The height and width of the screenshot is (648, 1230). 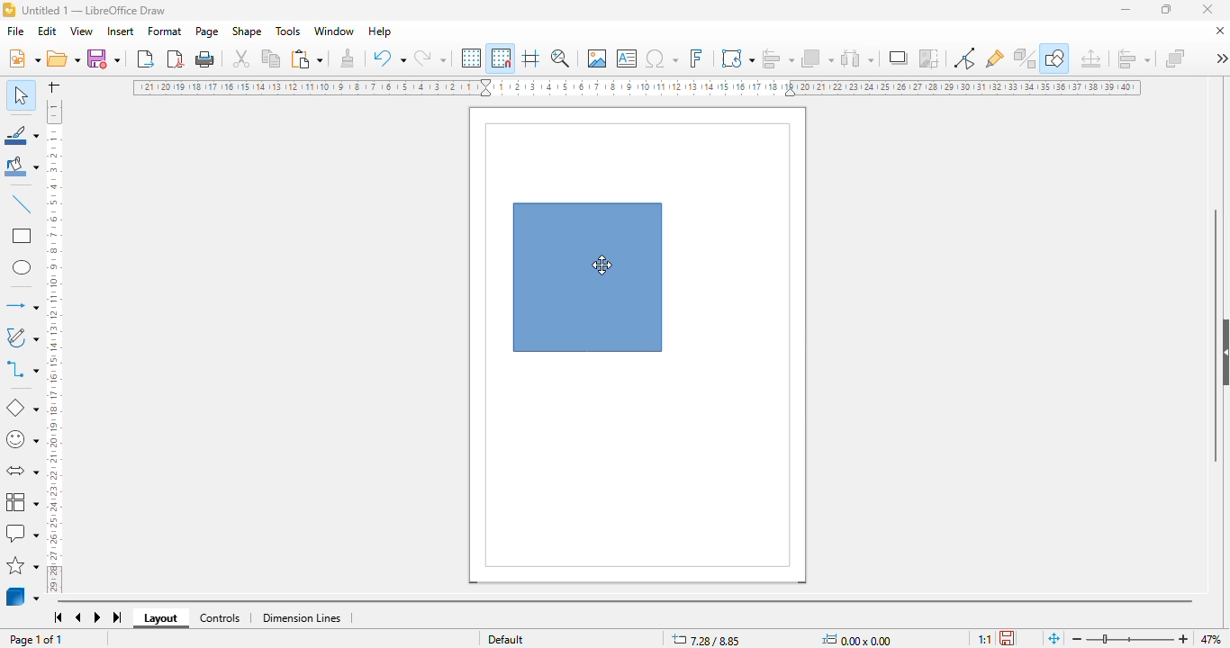 I want to click on snap to grid, so click(x=501, y=58).